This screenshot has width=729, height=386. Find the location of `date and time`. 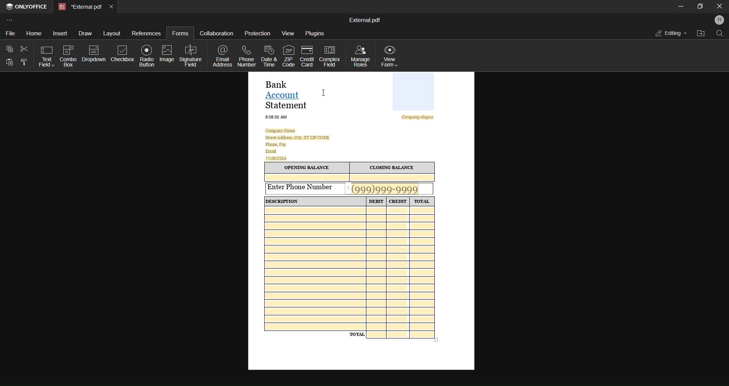

date and time is located at coordinates (269, 55).